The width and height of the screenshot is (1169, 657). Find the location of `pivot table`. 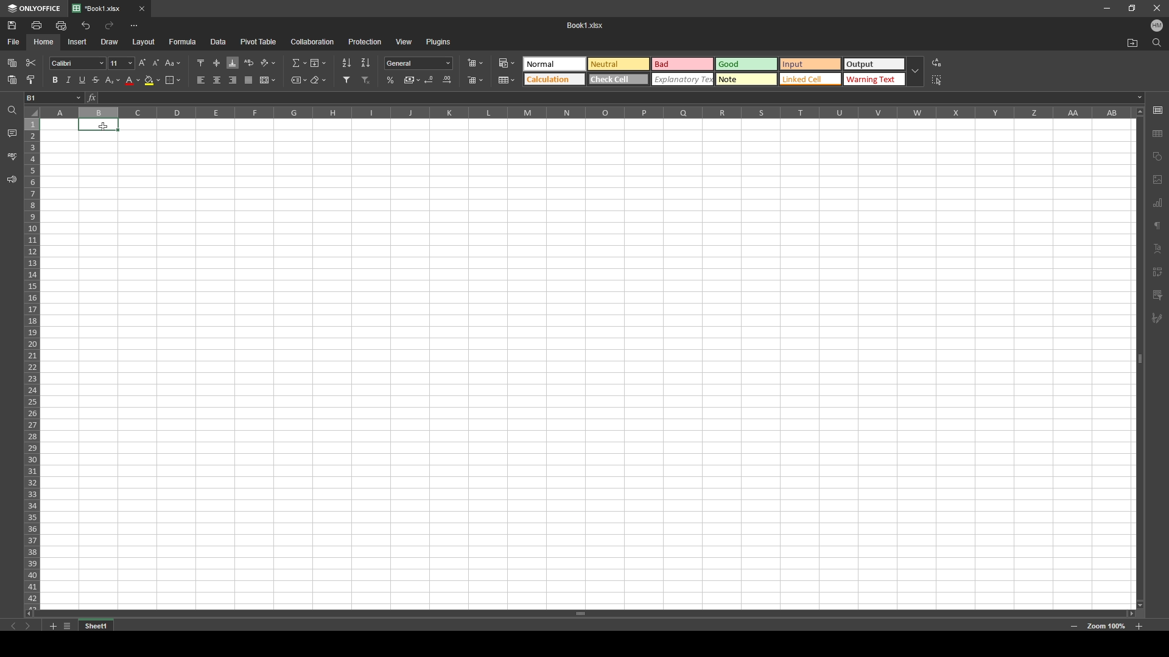

pivot table is located at coordinates (259, 41).